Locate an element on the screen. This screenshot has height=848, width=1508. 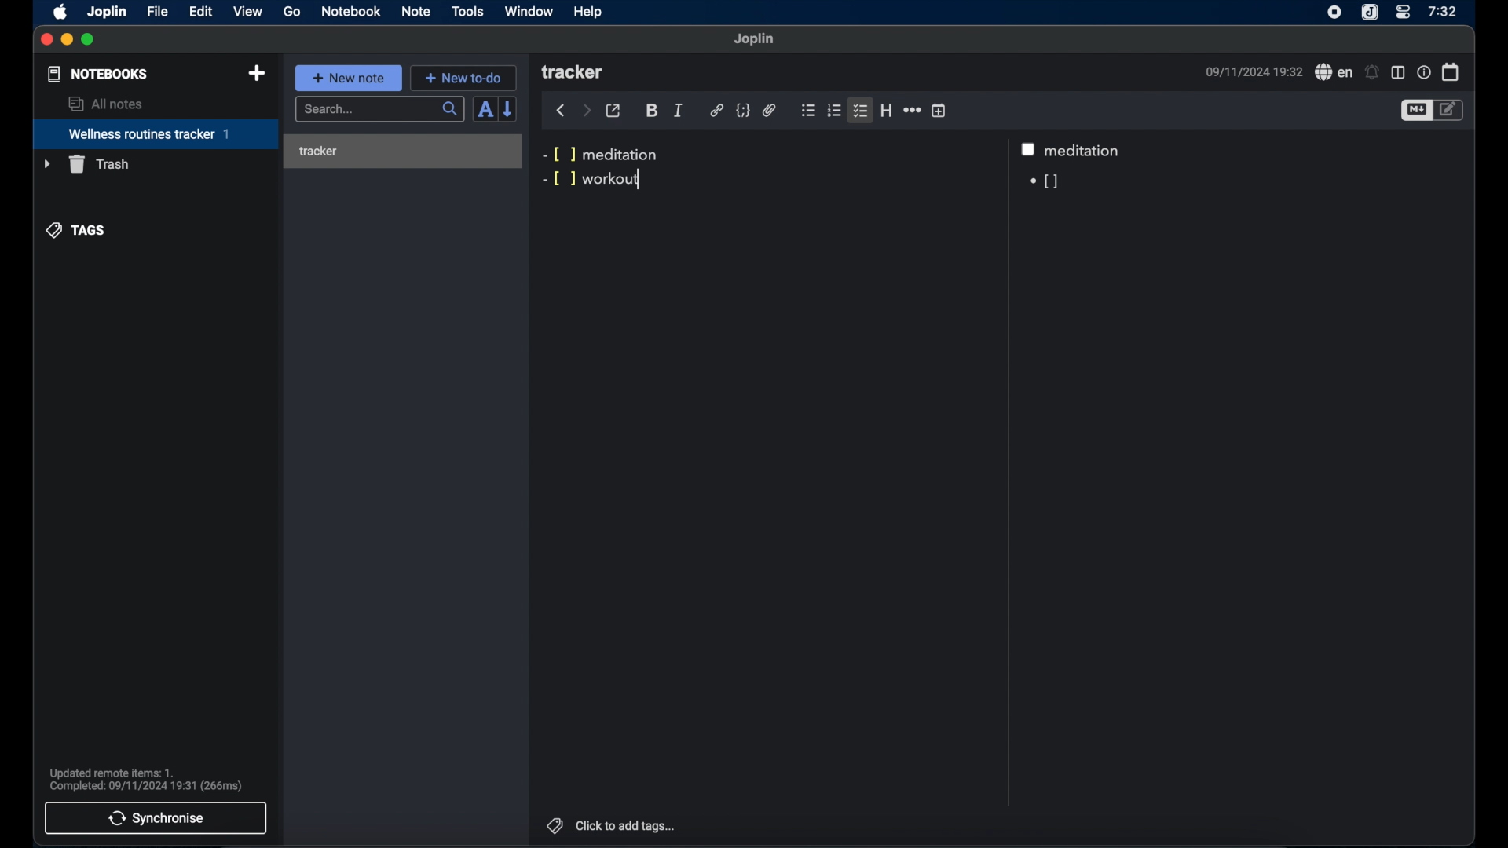
note is located at coordinates (416, 13).